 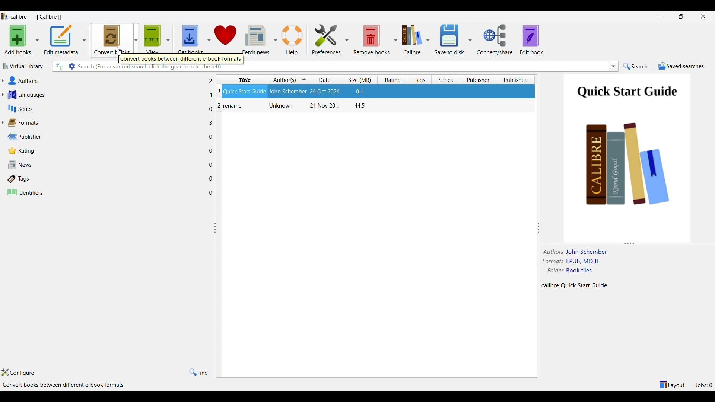 I want to click on folder, so click(x=554, y=271).